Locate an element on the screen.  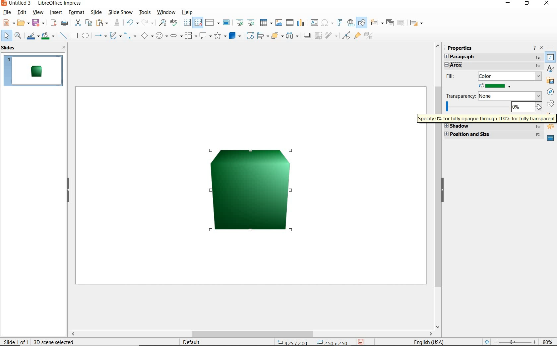
OPACITY SCALE: 0% is located at coordinates (493, 106).